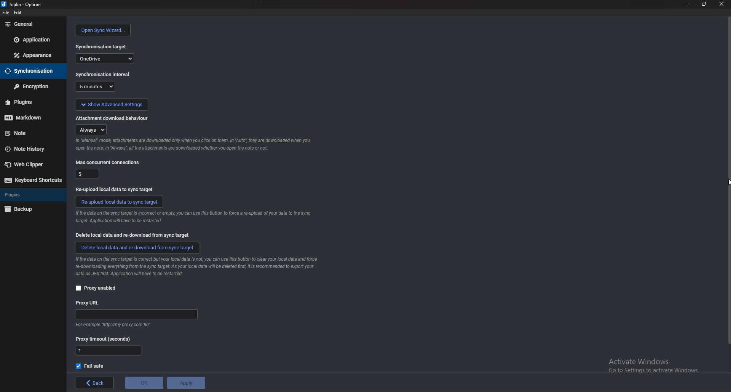 The width and height of the screenshot is (731, 392). Describe the element at coordinates (199, 266) in the screenshot. I see `info` at that location.